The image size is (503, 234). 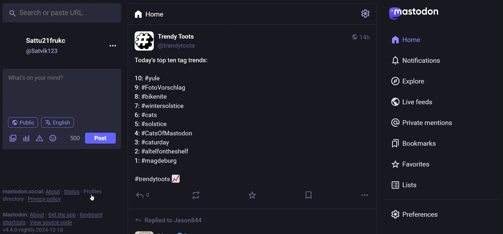 What do you see at coordinates (37, 214) in the screenshot?
I see `about` at bounding box center [37, 214].